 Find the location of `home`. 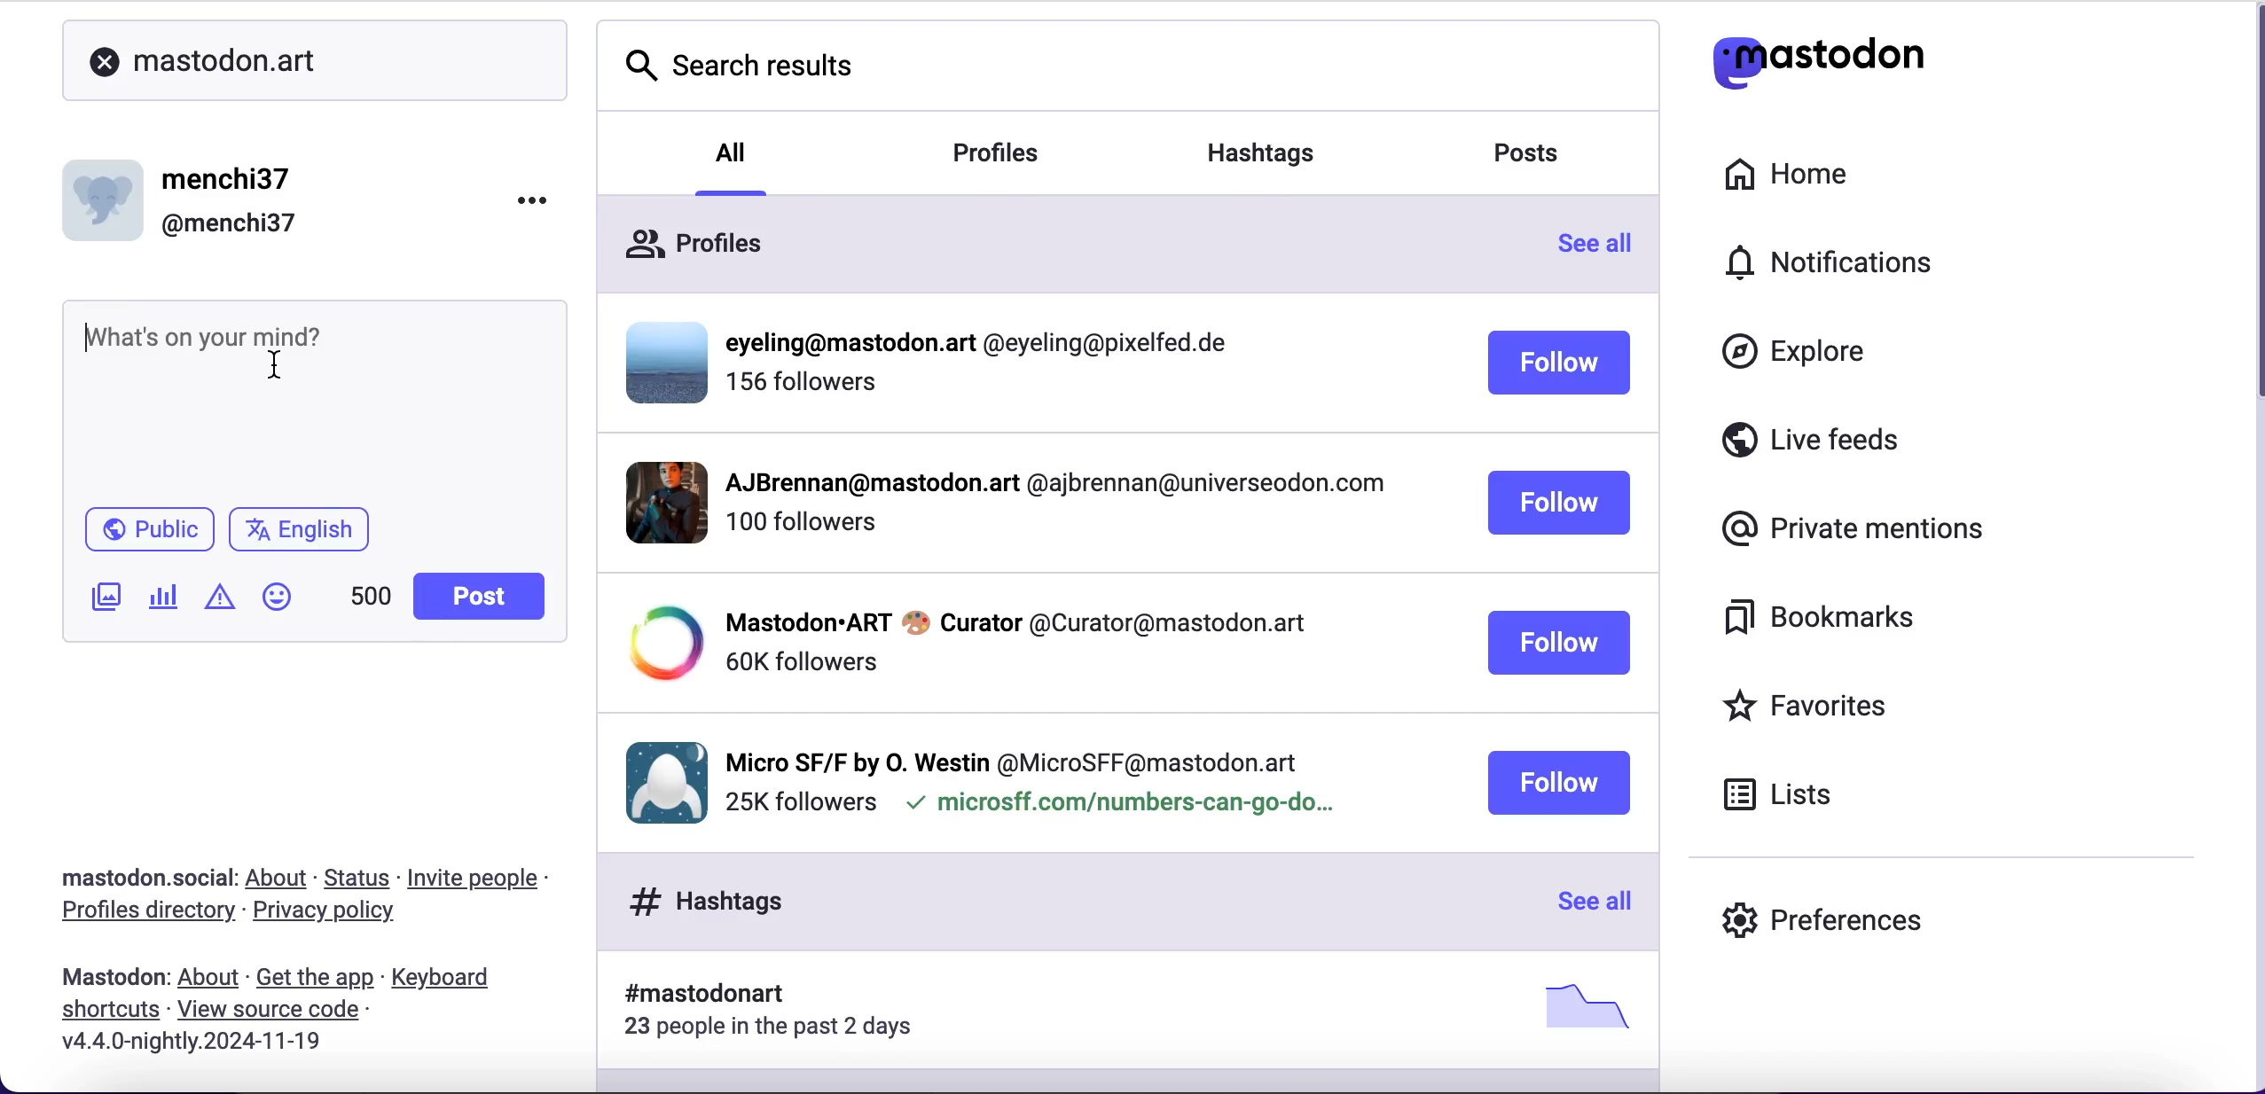

home is located at coordinates (1793, 176).